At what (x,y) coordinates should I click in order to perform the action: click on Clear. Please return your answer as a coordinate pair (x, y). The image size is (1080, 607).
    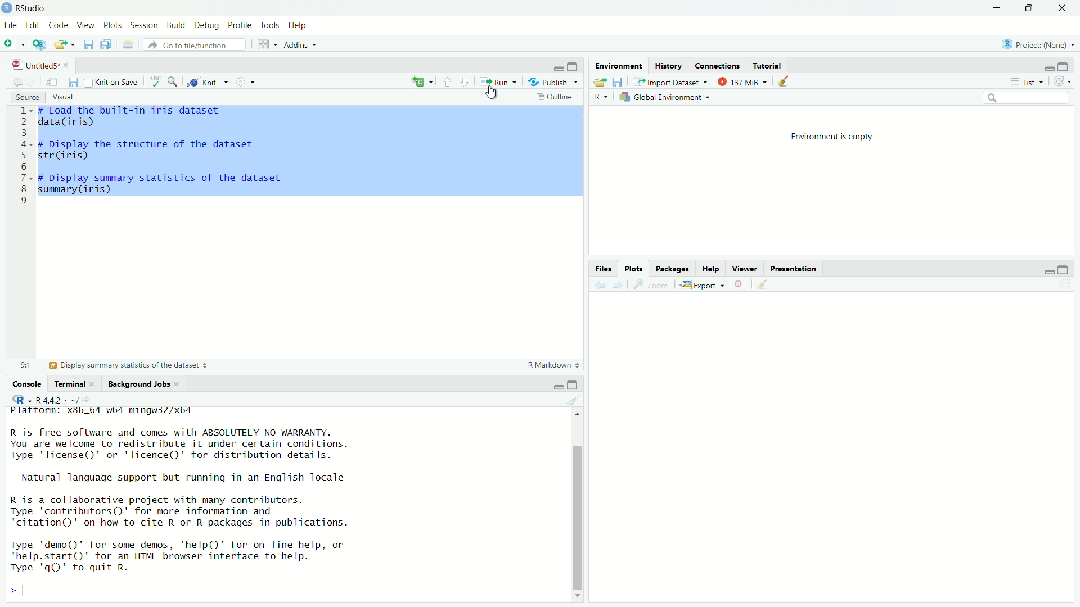
    Looking at the image, I should click on (785, 81).